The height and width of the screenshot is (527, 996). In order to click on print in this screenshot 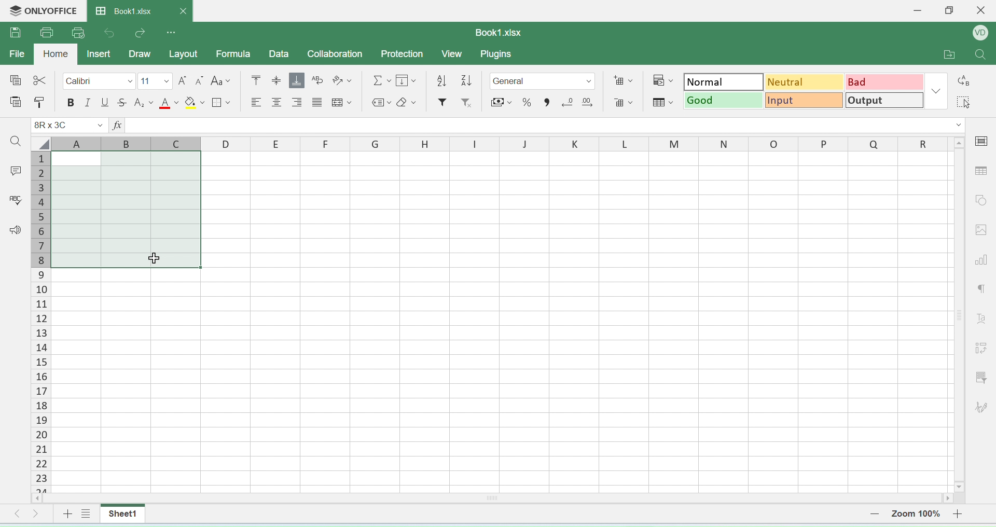, I will do `click(49, 31)`.